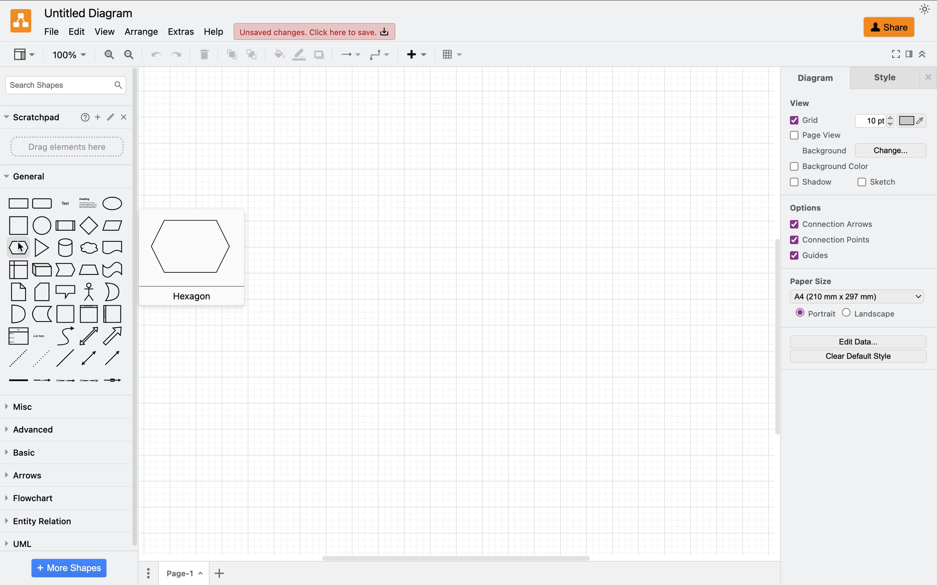  Describe the element at coordinates (803, 102) in the screenshot. I see `view` at that location.